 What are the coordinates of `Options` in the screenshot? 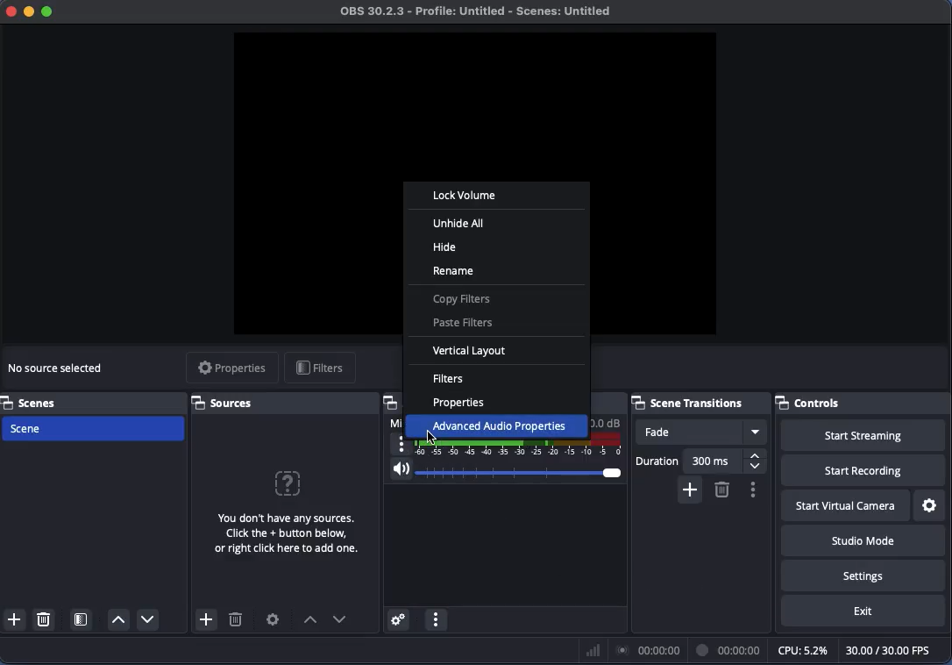 It's located at (752, 490).